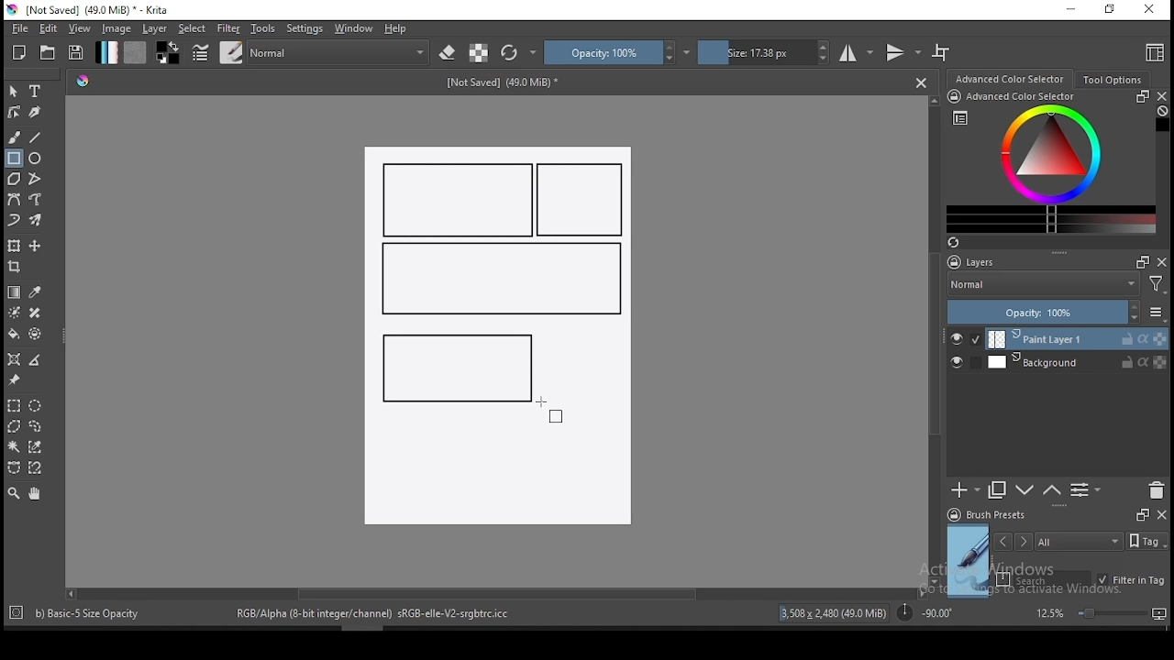  What do you see at coordinates (33, 494) in the screenshot?
I see `pan tool` at bounding box center [33, 494].